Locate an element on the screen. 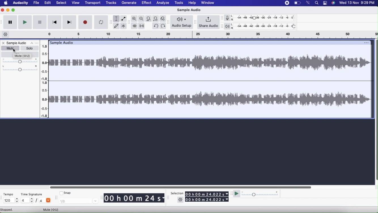  Play is located at coordinates (25, 22).